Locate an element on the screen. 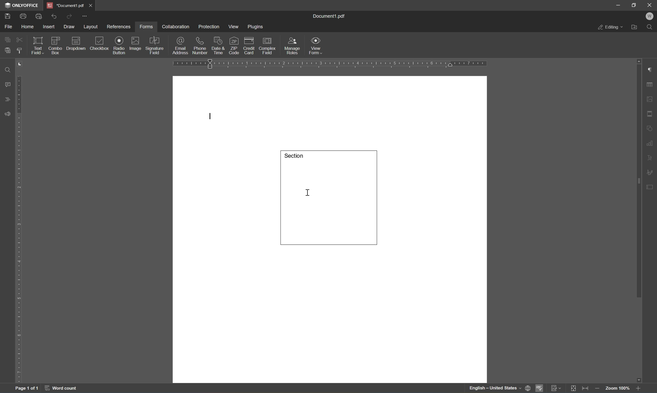 Image resolution: width=657 pixels, height=393 pixels. image settings is located at coordinates (650, 100).